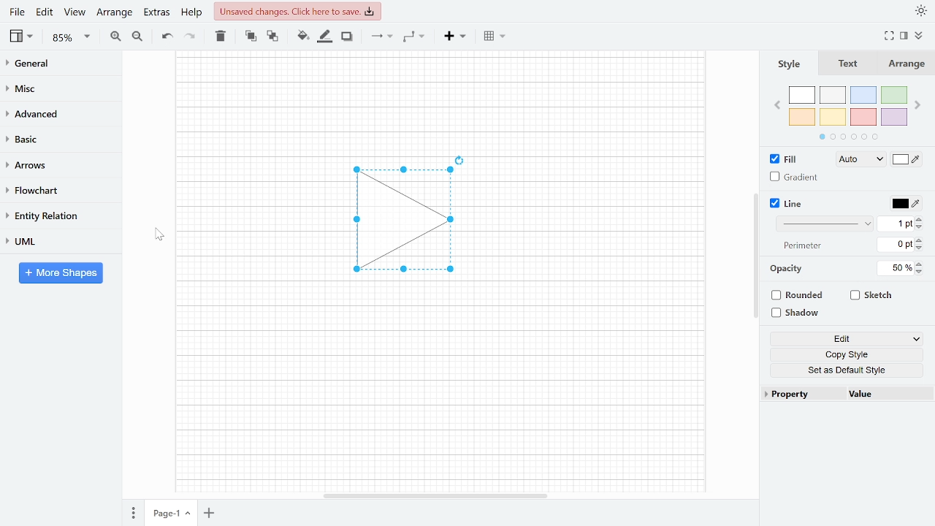 This screenshot has height=526, width=935. What do you see at coordinates (799, 297) in the screenshot?
I see `Rounded` at bounding box center [799, 297].